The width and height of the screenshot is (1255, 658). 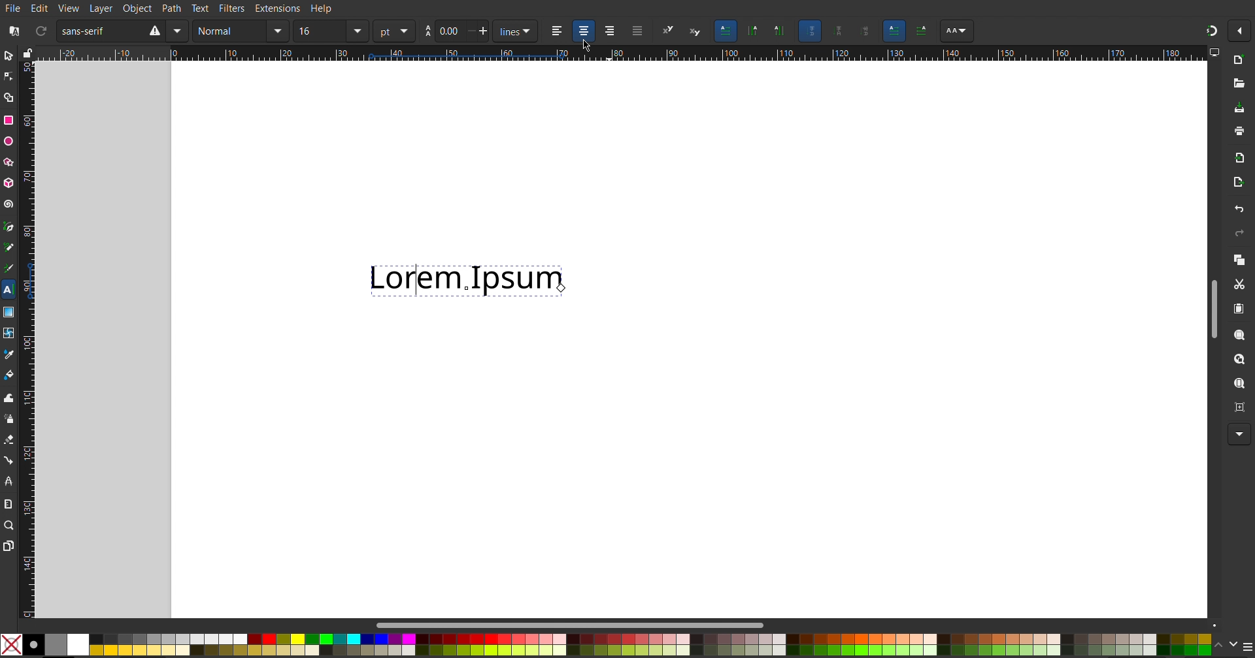 I want to click on Tweak Tool, so click(x=12, y=397).